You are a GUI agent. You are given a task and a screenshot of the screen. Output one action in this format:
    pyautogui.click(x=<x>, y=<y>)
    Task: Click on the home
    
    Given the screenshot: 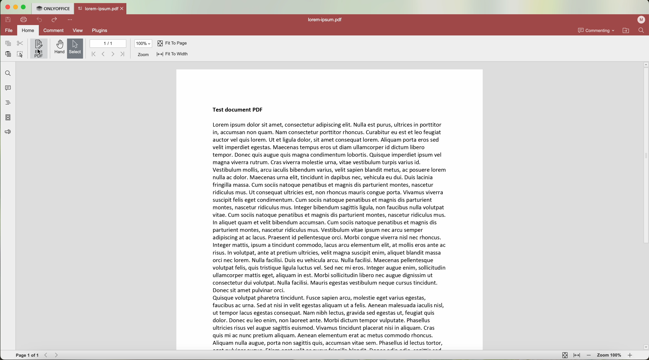 What is the action you would take?
    pyautogui.click(x=29, y=30)
    